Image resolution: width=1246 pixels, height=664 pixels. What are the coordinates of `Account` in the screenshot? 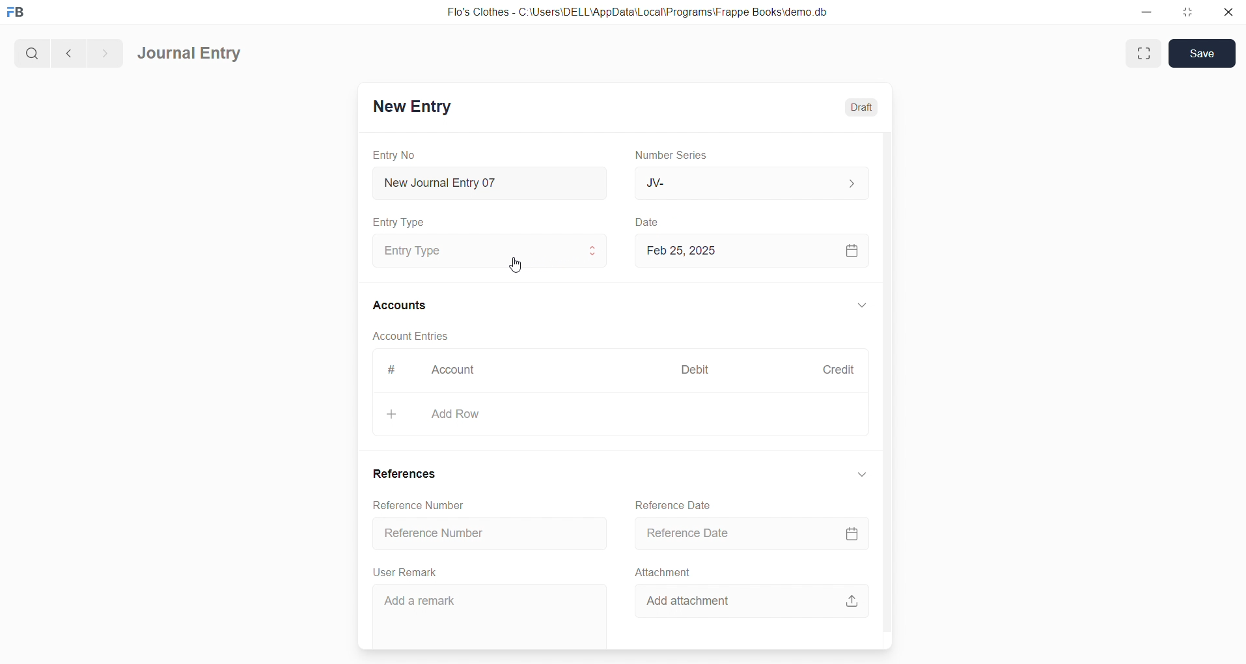 It's located at (456, 371).